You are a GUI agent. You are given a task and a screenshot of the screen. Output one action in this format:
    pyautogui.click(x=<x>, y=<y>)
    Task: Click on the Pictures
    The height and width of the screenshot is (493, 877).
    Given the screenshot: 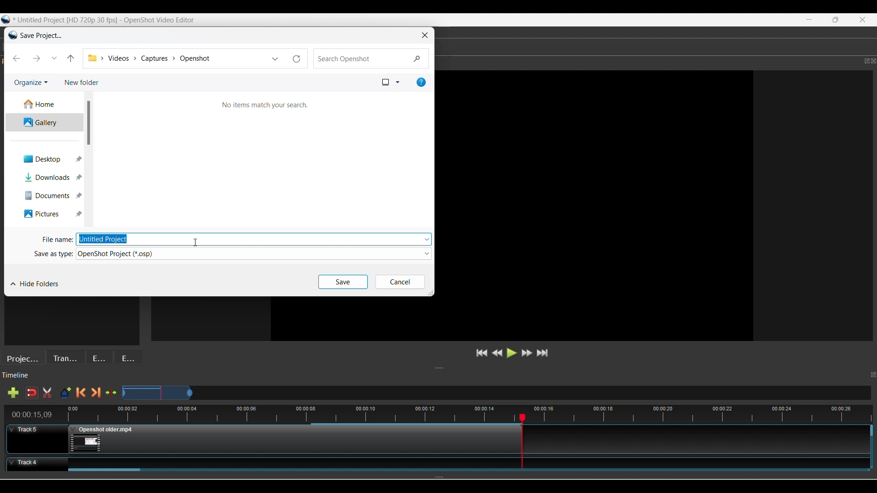 What is the action you would take?
    pyautogui.click(x=48, y=213)
    